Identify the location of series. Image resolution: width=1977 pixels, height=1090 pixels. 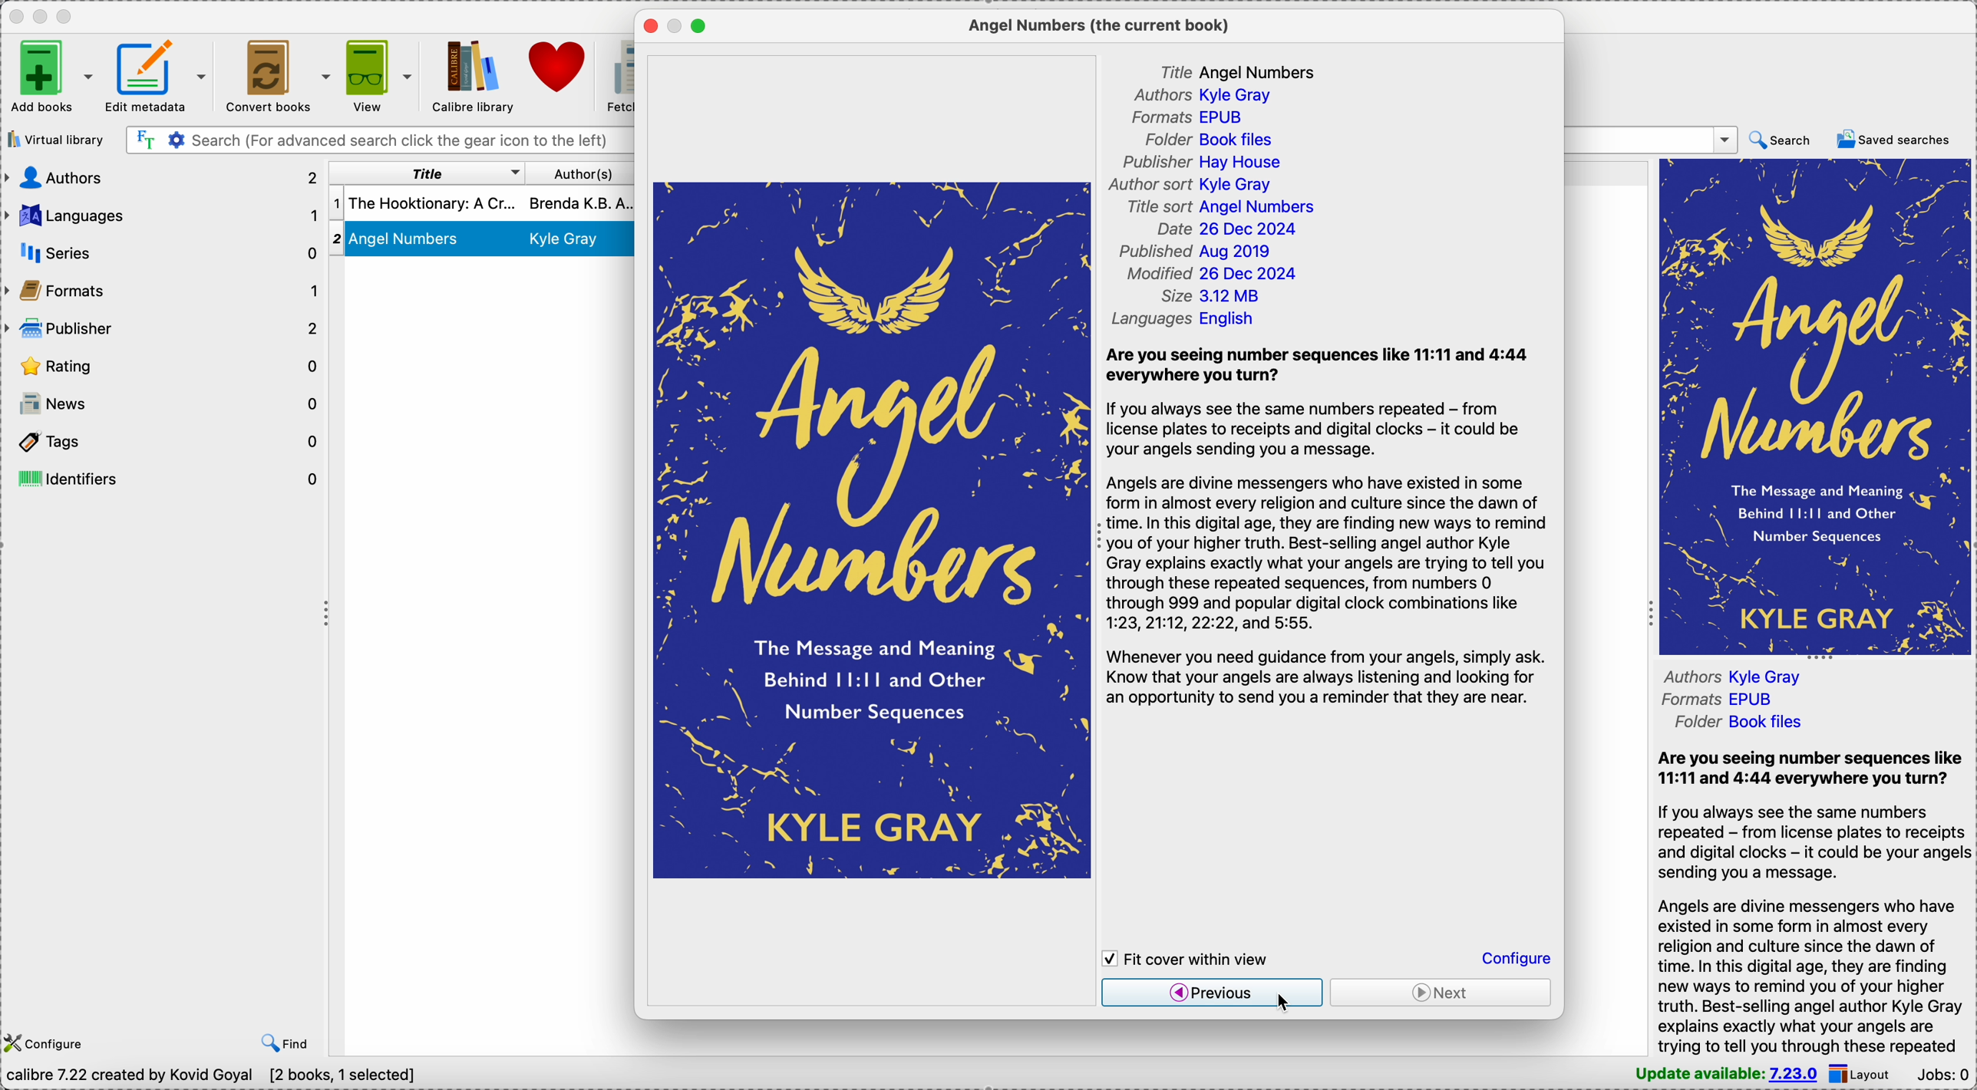
(160, 253).